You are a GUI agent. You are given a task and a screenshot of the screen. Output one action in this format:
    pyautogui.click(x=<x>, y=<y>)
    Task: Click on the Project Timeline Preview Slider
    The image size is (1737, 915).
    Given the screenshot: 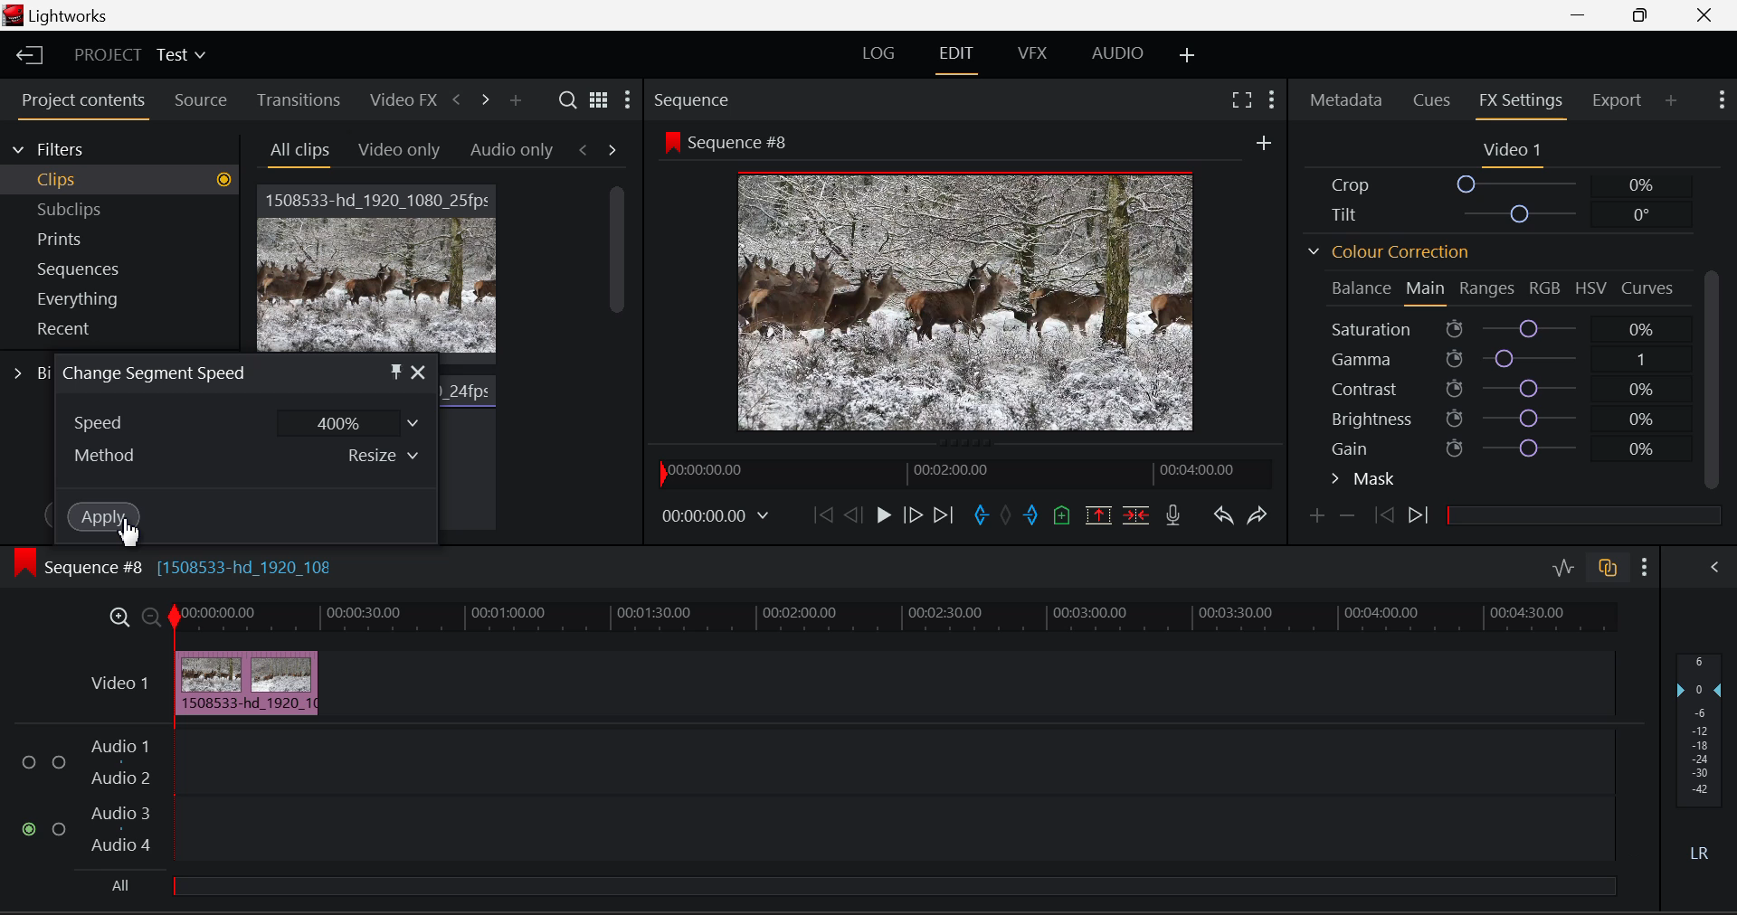 What is the action you would take?
    pyautogui.click(x=955, y=471)
    